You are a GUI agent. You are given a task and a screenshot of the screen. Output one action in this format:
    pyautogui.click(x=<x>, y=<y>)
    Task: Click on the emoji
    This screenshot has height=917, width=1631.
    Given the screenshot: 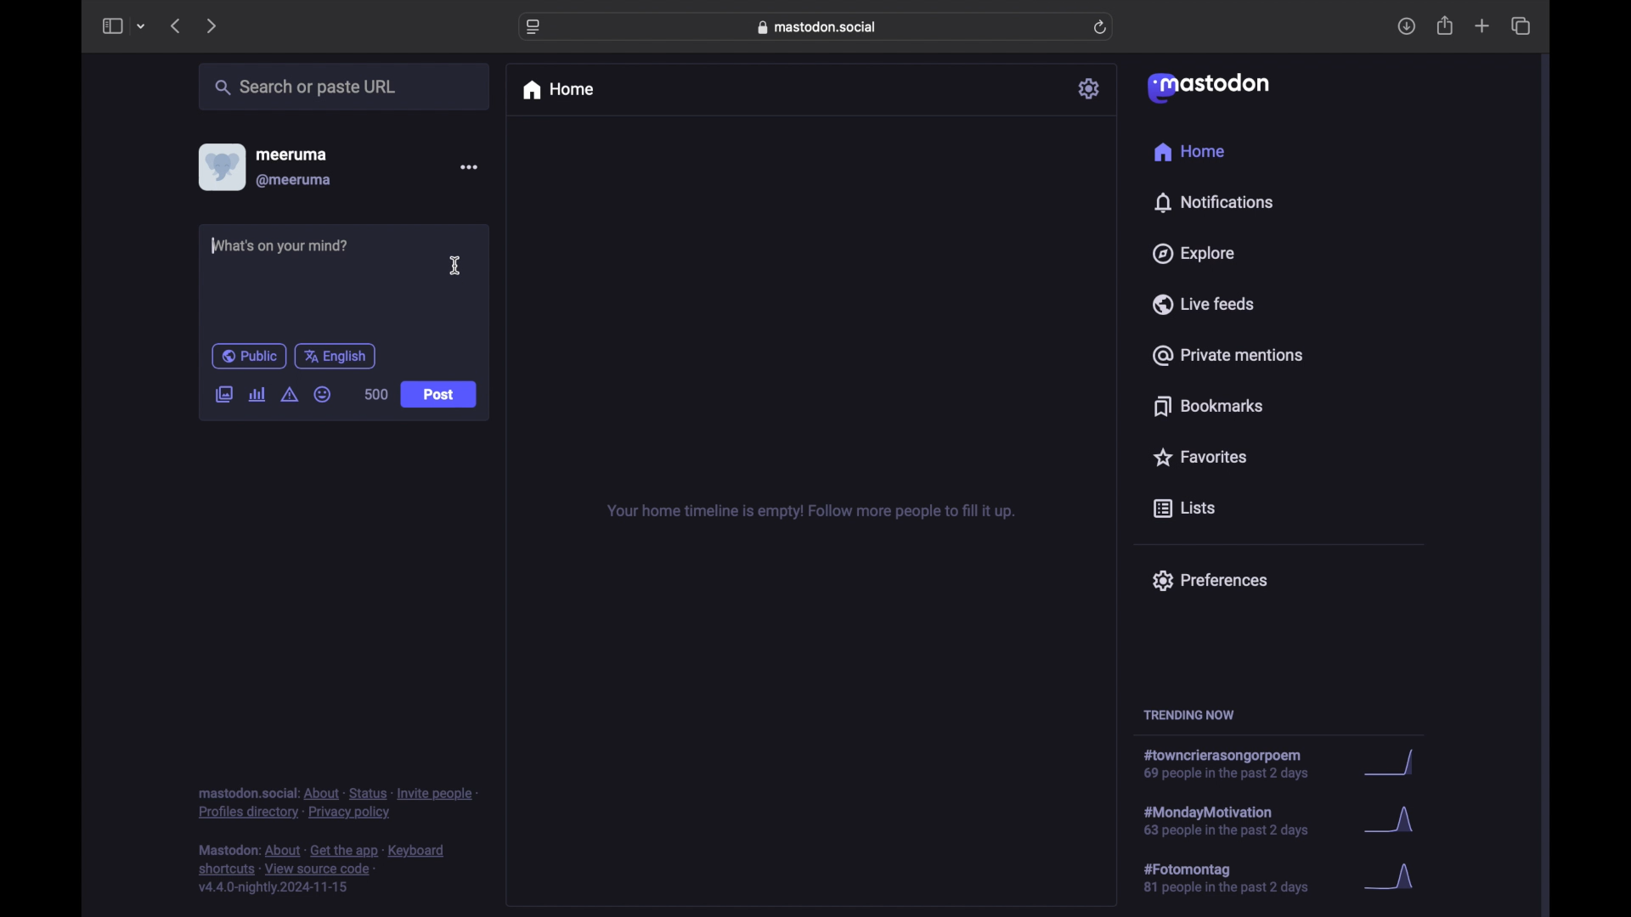 What is the action you would take?
    pyautogui.click(x=323, y=395)
    